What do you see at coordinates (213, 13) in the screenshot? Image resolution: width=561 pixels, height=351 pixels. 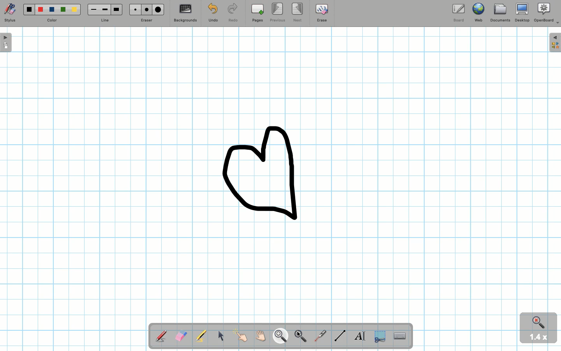 I see `Undo` at bounding box center [213, 13].